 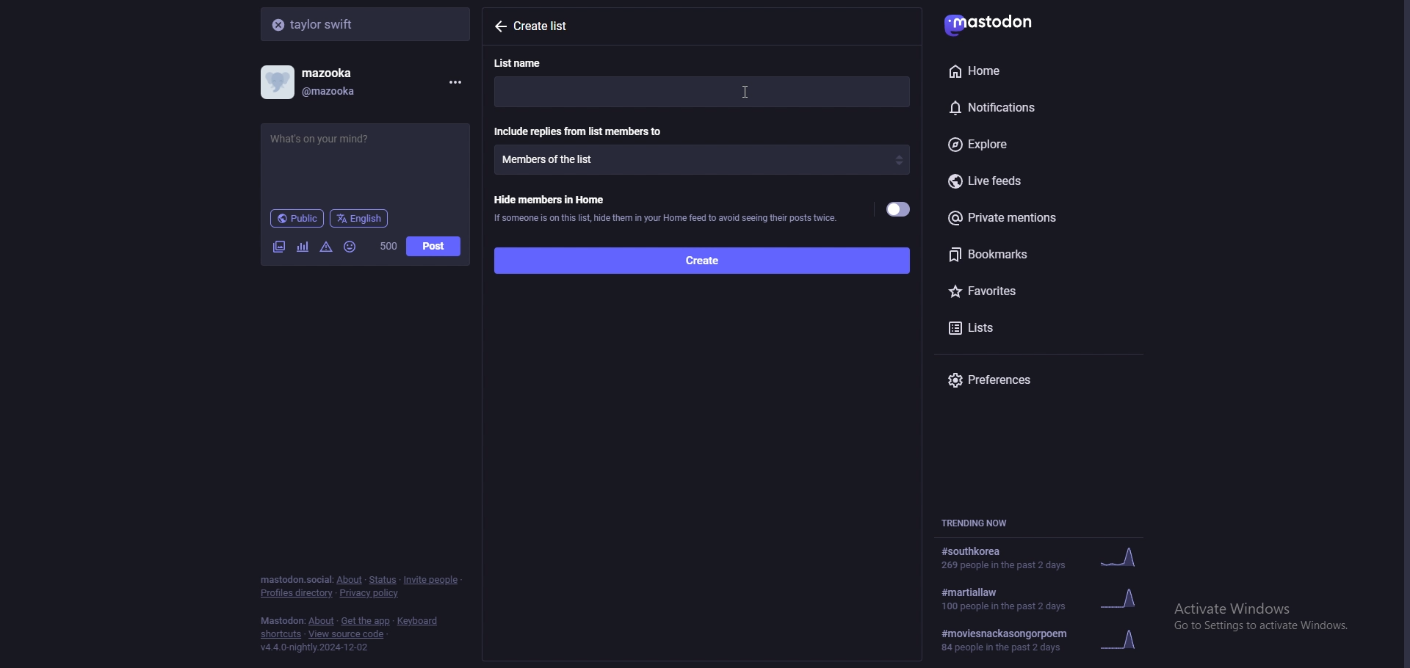 What do you see at coordinates (382, 580) in the screenshot?
I see `status` at bounding box center [382, 580].